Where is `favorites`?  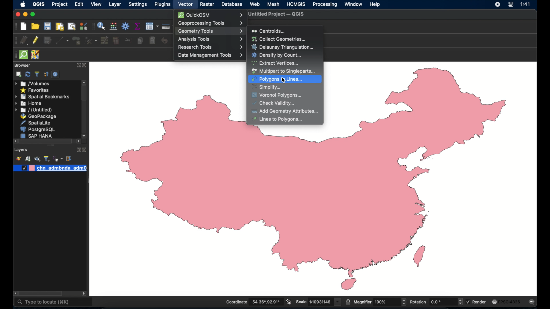
favorites is located at coordinates (36, 91).